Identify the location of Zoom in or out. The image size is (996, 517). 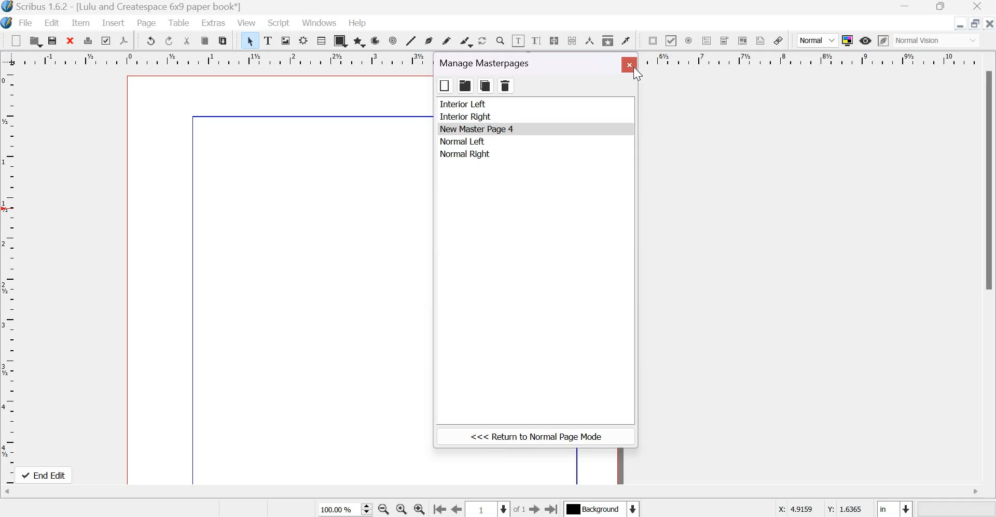
(501, 40).